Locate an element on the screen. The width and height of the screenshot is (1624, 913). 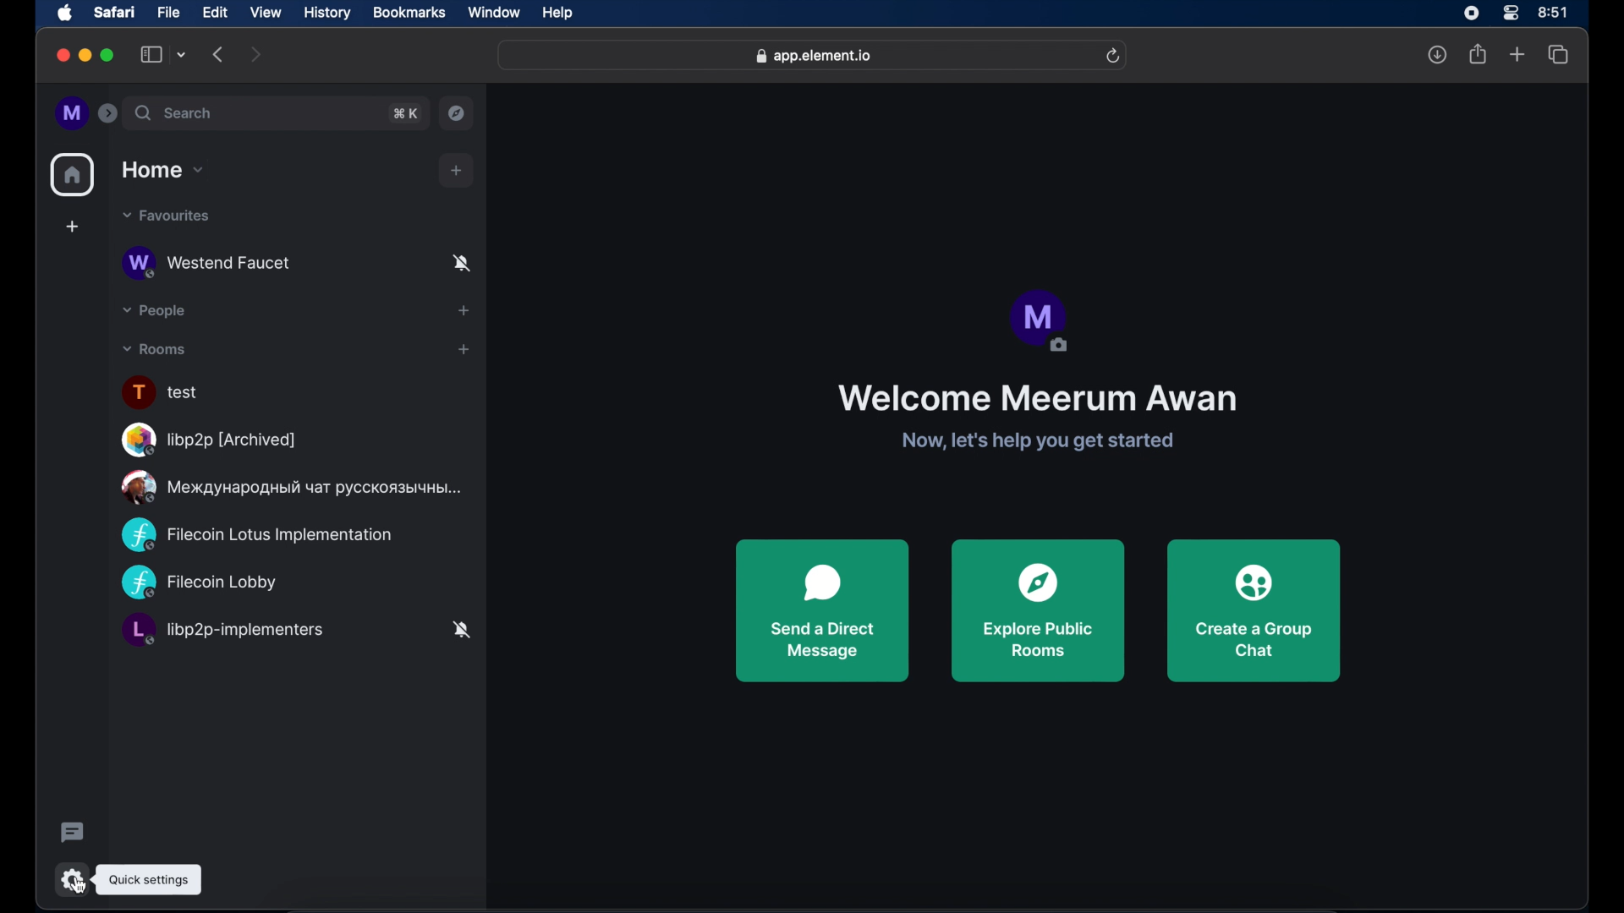
profile is located at coordinates (1042, 321).